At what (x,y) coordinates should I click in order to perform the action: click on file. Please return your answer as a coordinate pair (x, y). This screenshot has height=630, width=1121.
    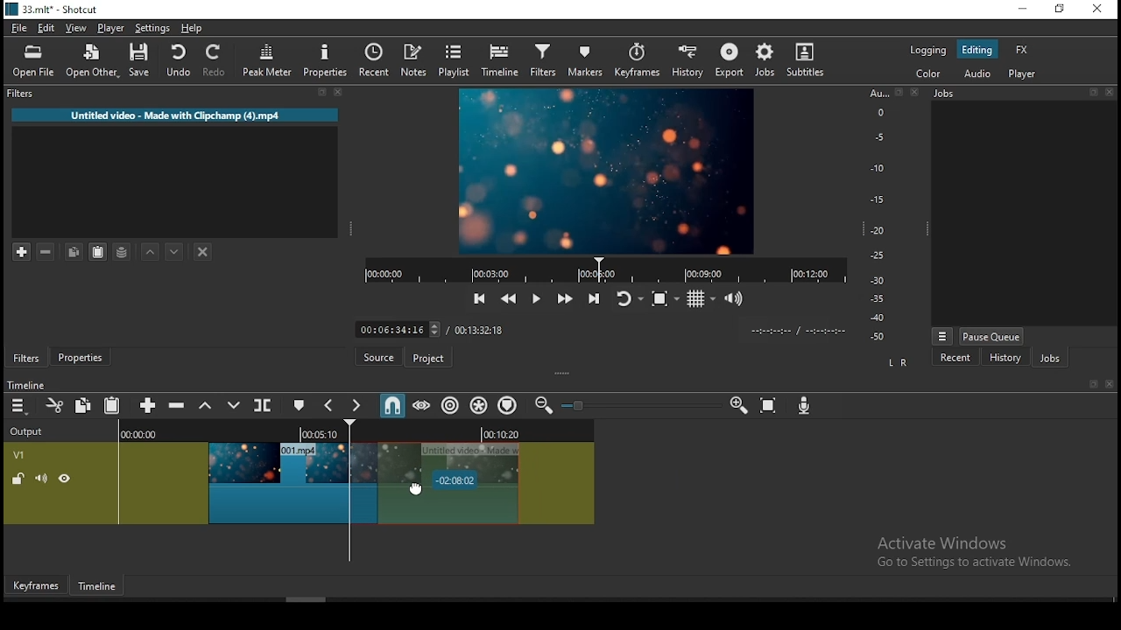
    Looking at the image, I should click on (20, 29).